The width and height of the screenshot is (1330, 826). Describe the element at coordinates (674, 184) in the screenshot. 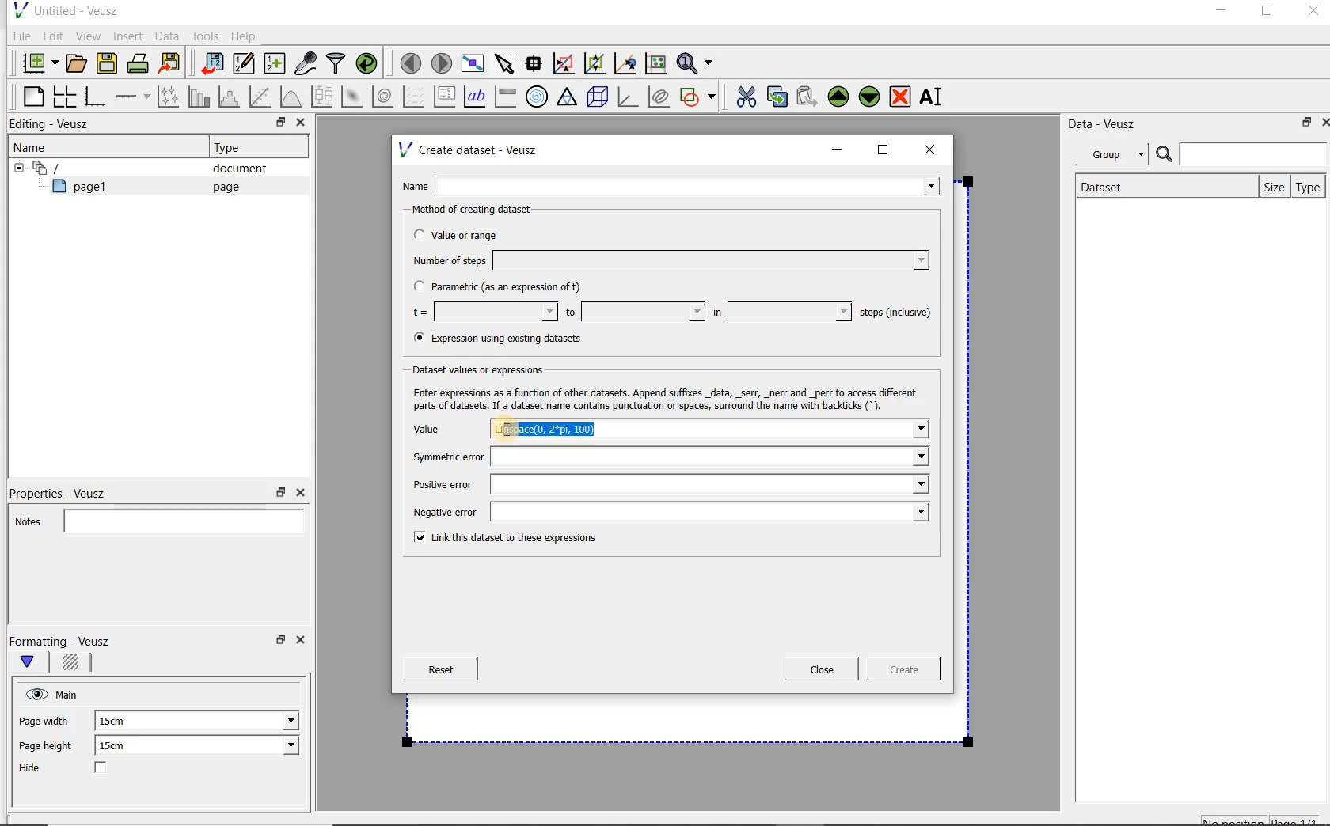

I see `Name` at that location.